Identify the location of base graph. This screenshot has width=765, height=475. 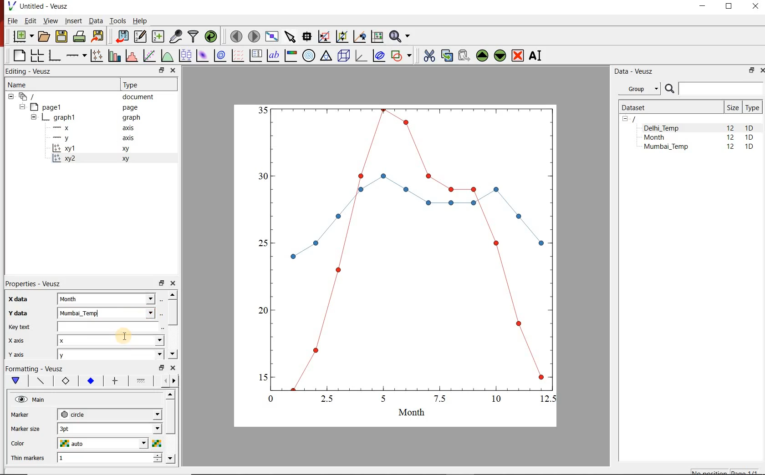
(54, 56).